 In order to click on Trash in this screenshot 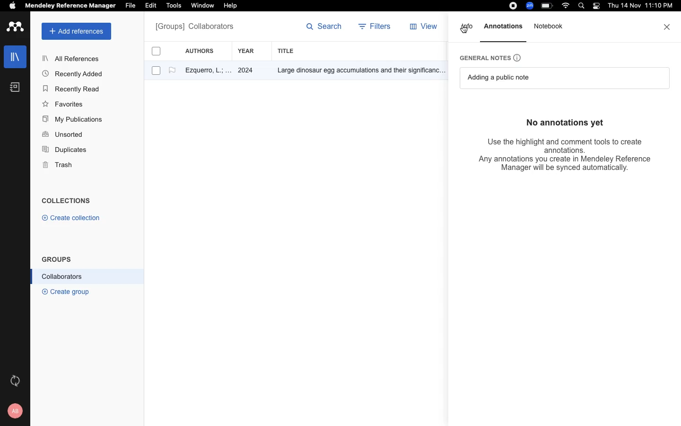, I will do `click(61, 166)`.